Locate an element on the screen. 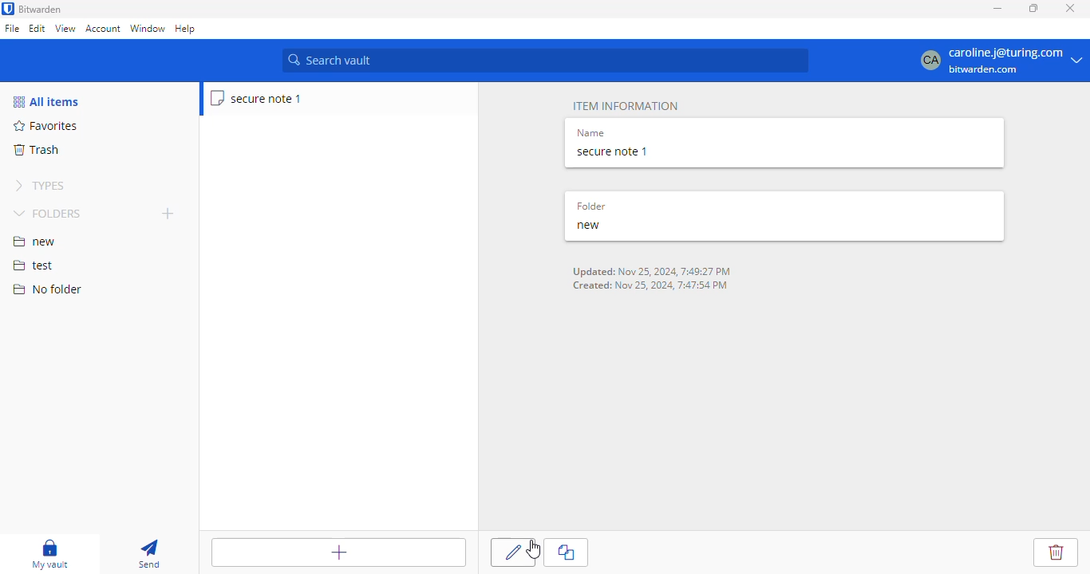 This screenshot has width=1090, height=574. name is located at coordinates (591, 132).